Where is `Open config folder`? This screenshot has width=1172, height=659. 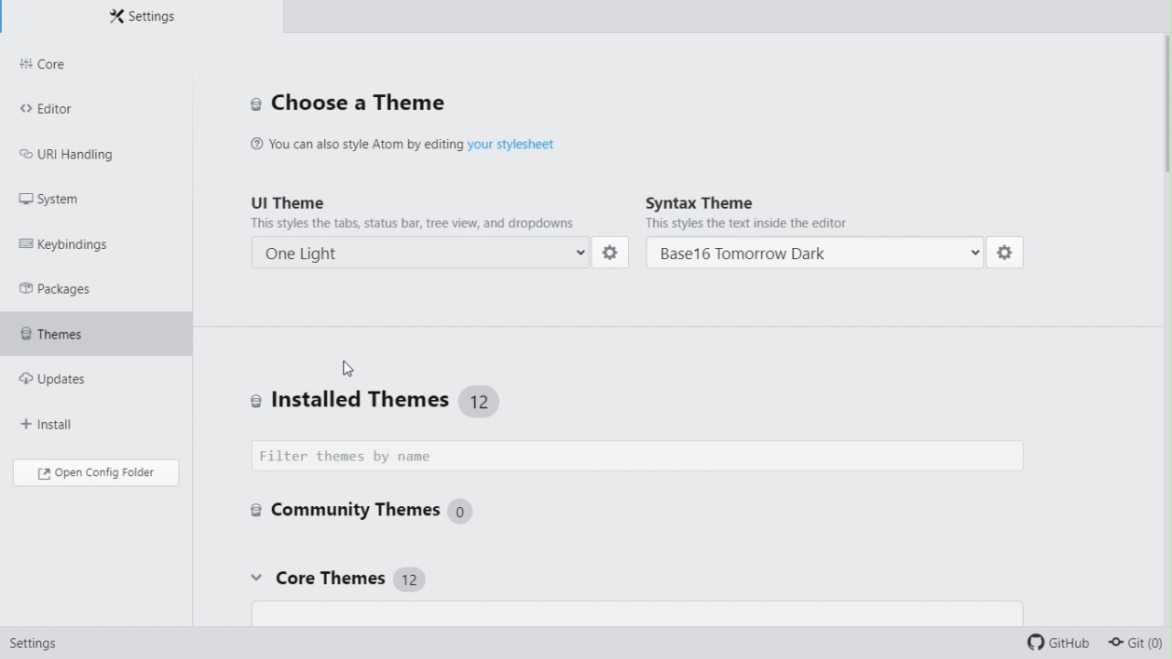 Open config folder is located at coordinates (100, 475).